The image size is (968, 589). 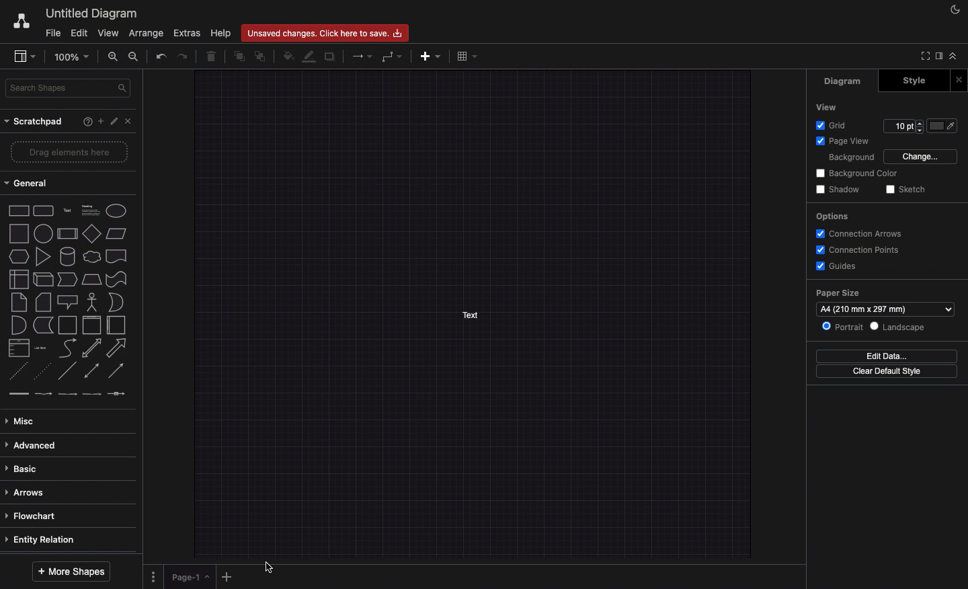 I want to click on Paper size, so click(x=885, y=303).